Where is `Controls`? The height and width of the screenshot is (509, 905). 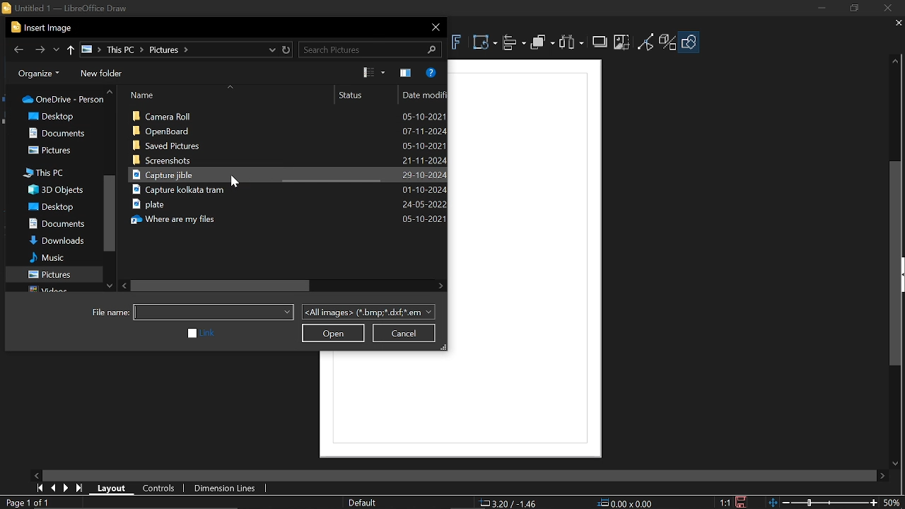 Controls is located at coordinates (160, 488).